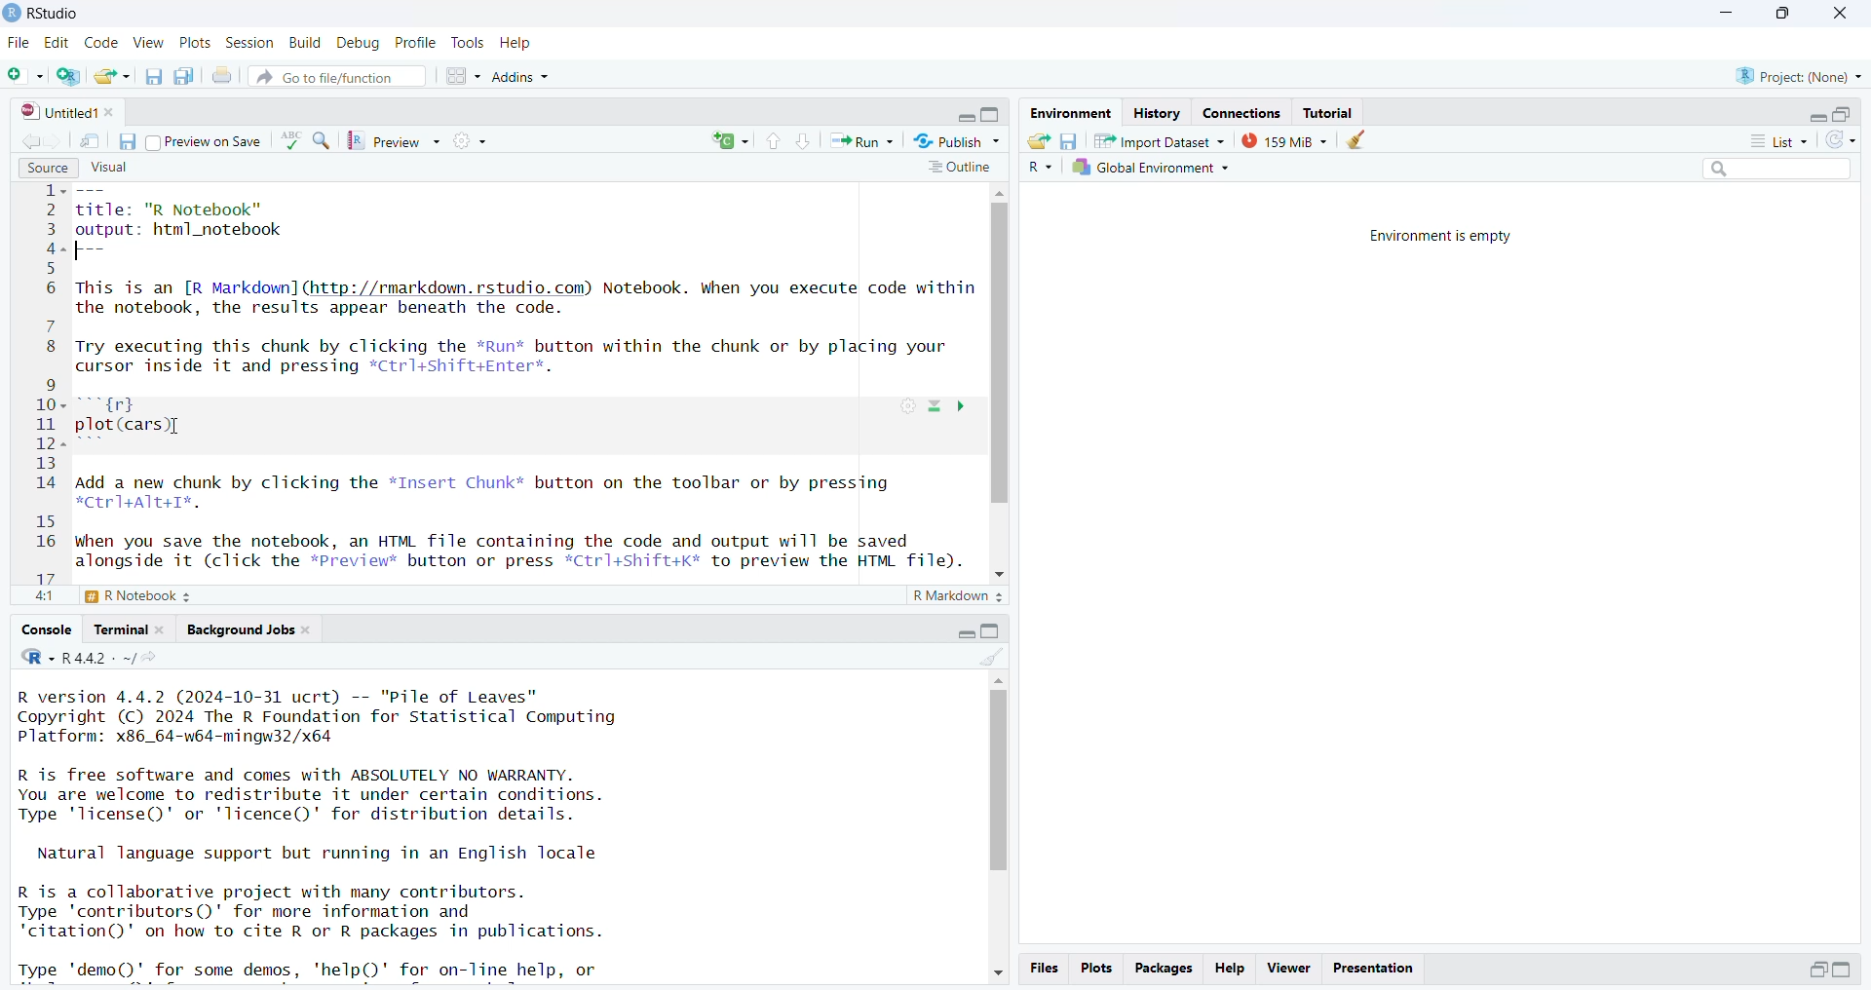  I want to click on tutorial, so click(1330, 112).